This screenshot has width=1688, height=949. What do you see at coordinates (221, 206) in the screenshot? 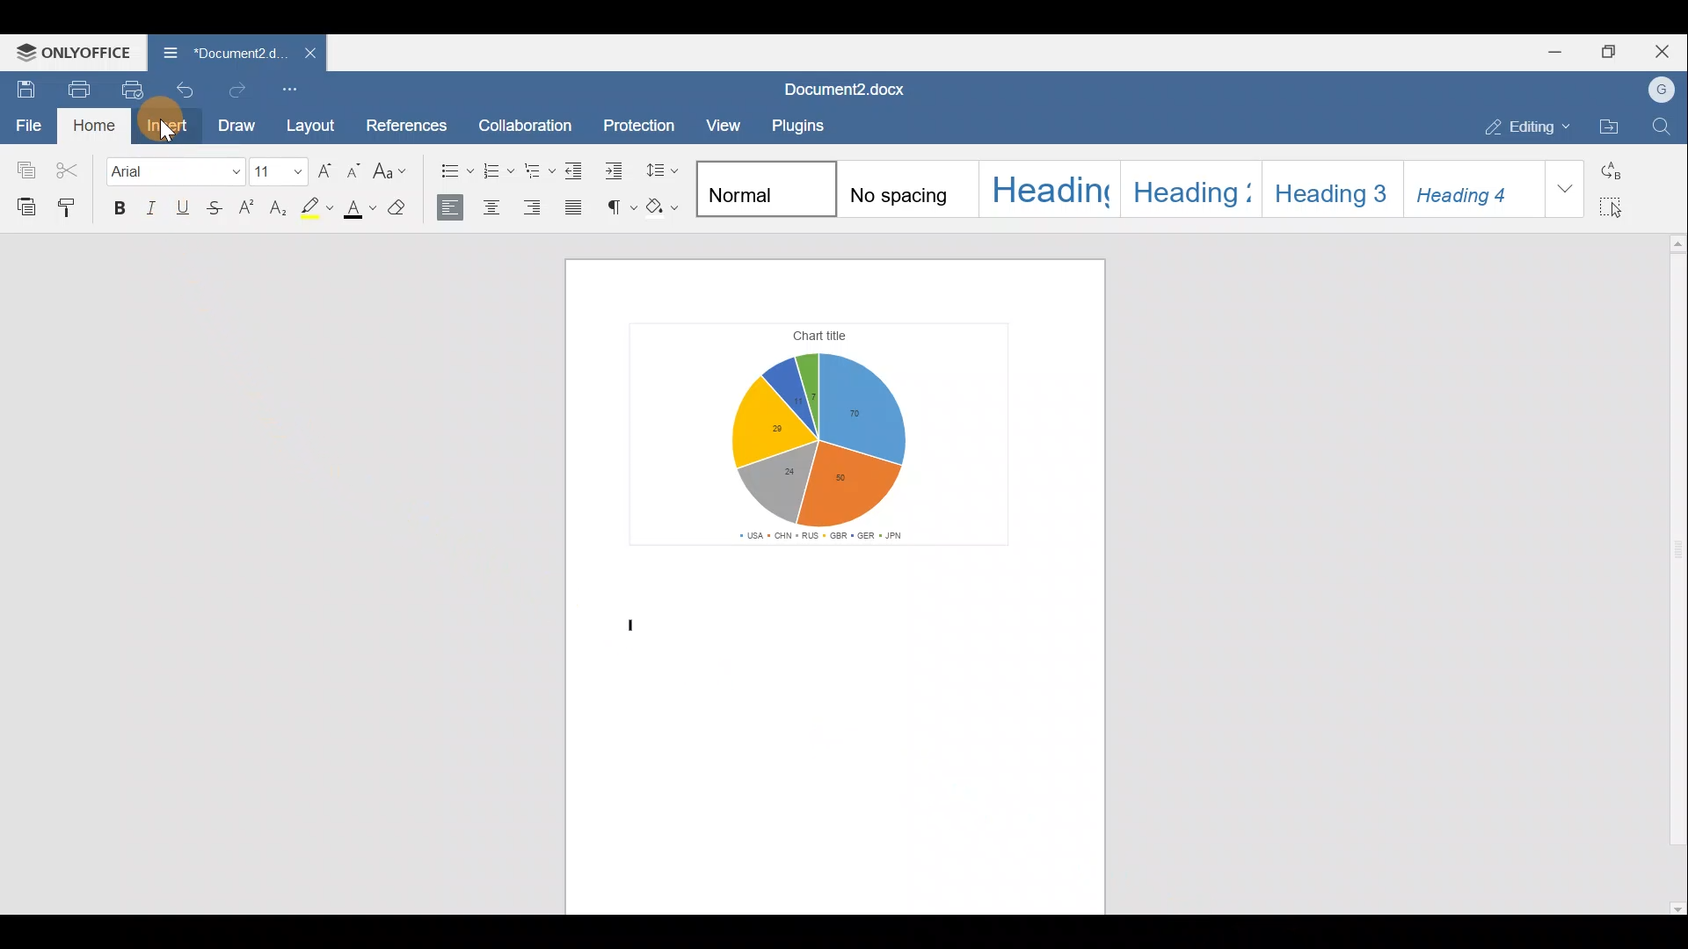
I see `Strikethrough` at bounding box center [221, 206].